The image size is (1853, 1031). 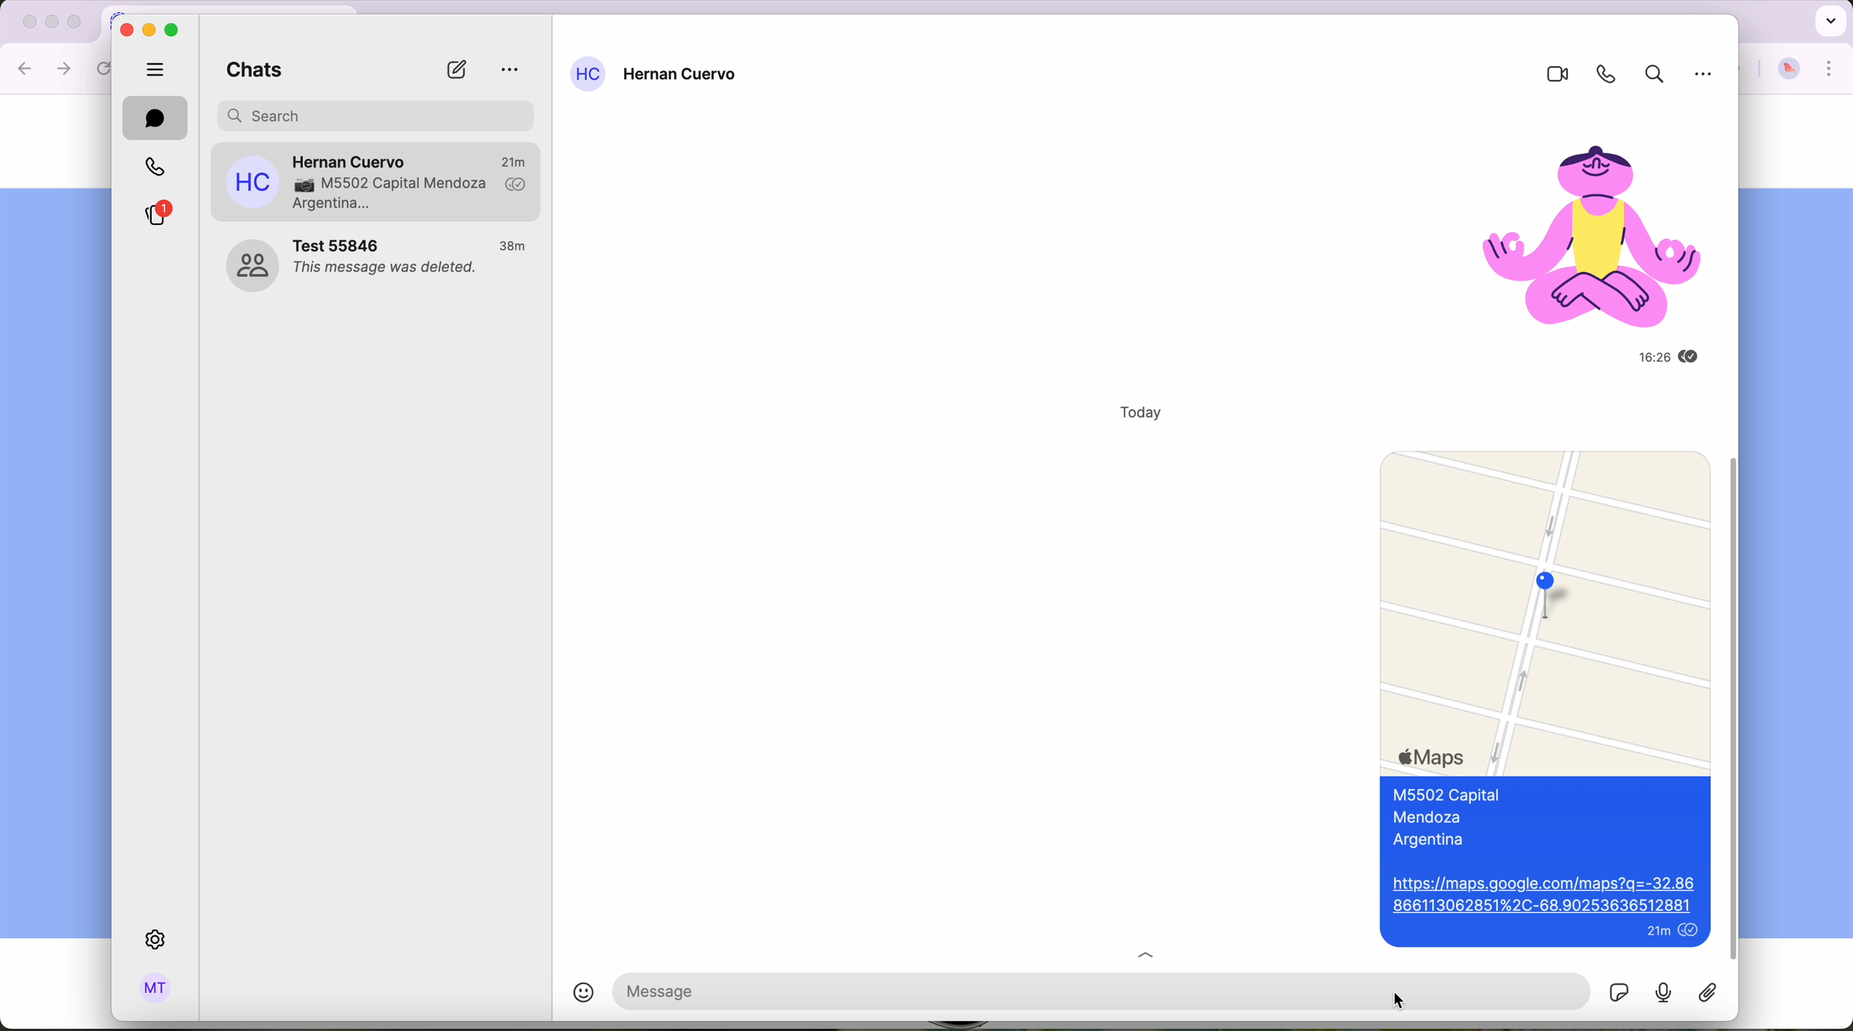 What do you see at coordinates (333, 205) in the screenshot?
I see `Argentina...` at bounding box center [333, 205].